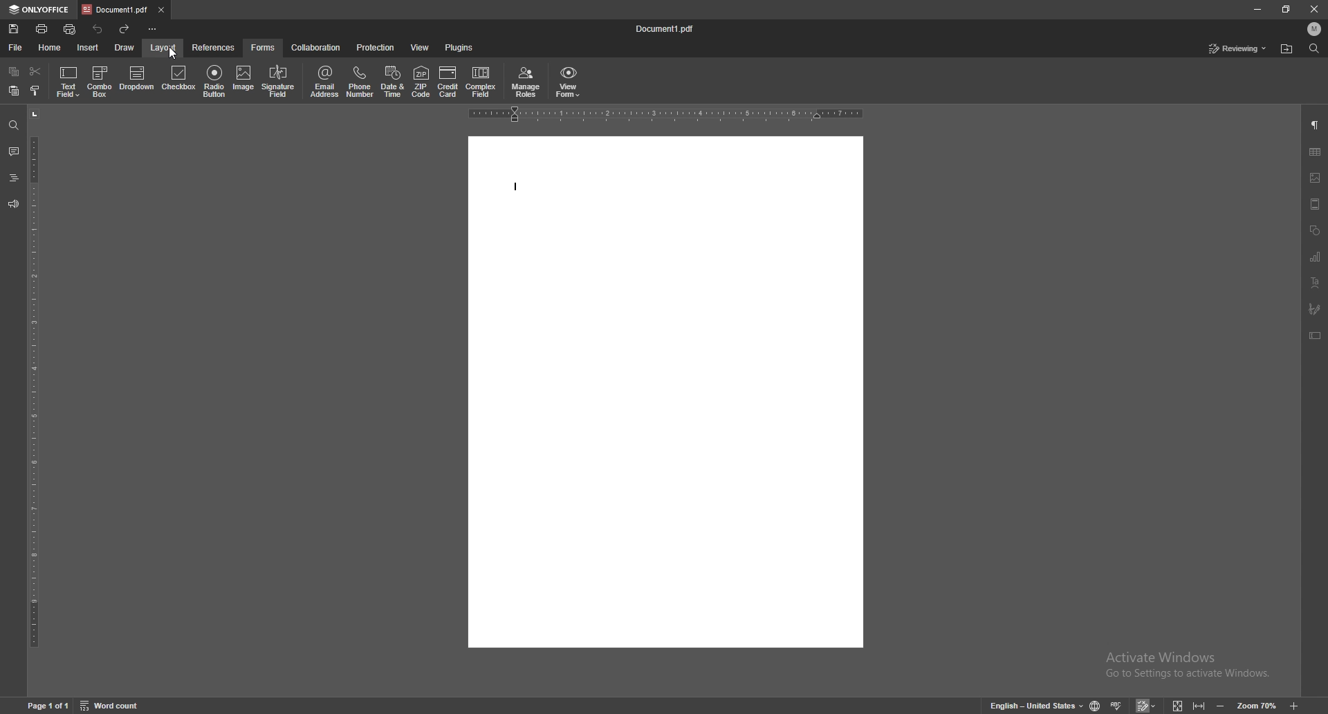 The image size is (1328, 714). I want to click on image, so click(244, 78).